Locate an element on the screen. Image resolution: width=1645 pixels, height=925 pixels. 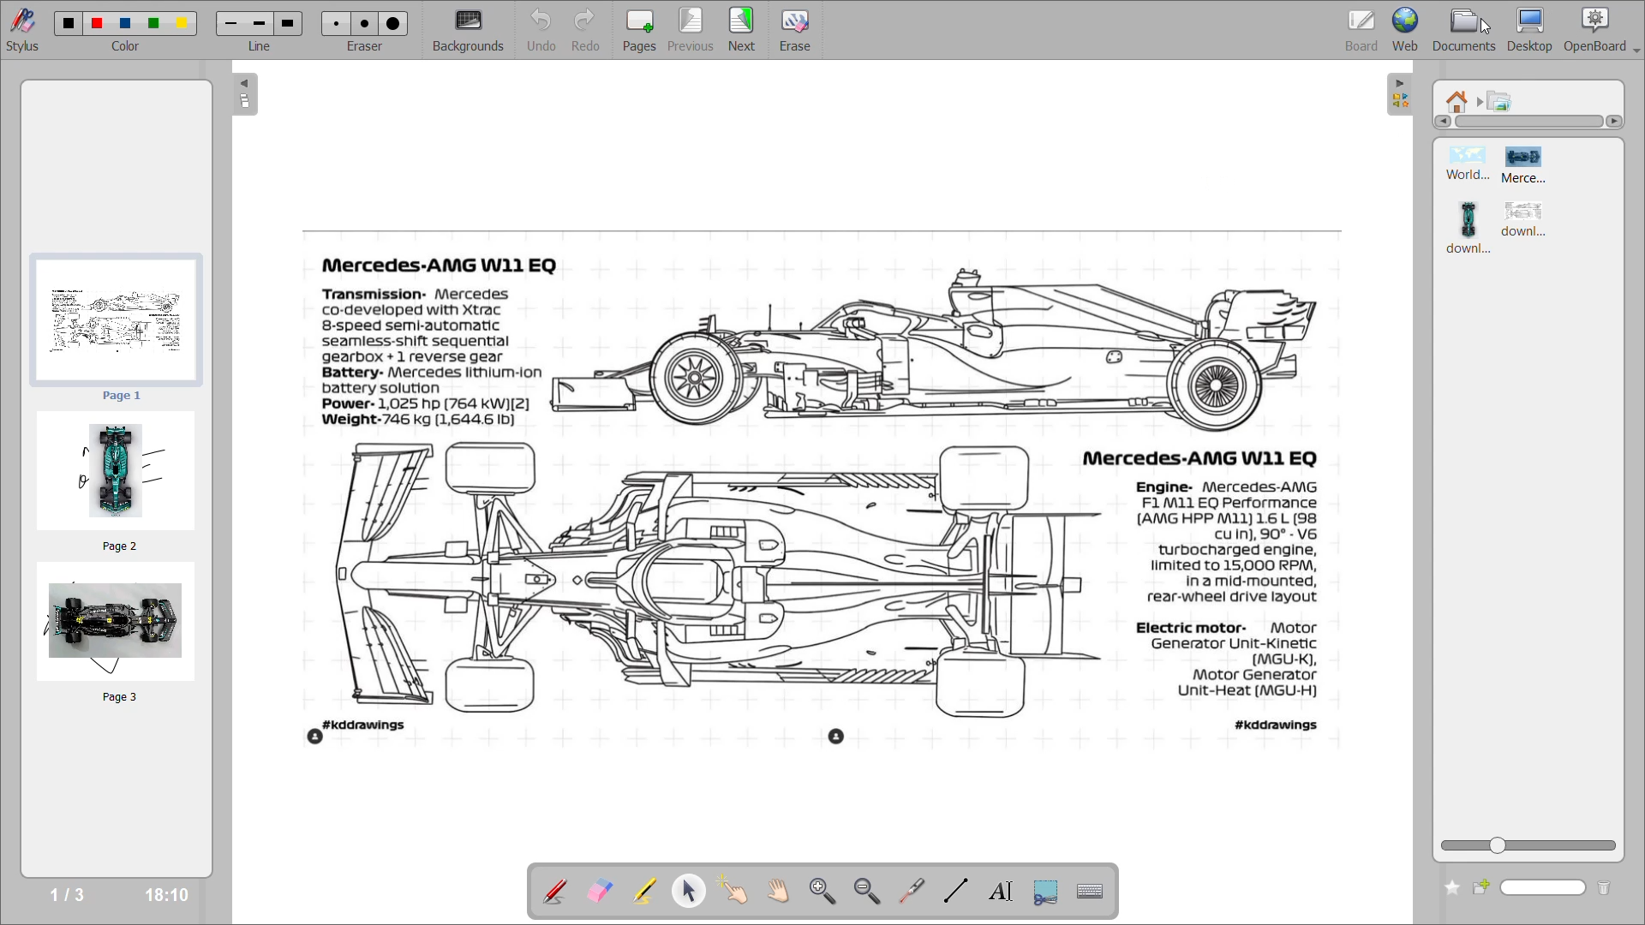
Mercedes-AMG W11 EQ is located at coordinates (435, 265).